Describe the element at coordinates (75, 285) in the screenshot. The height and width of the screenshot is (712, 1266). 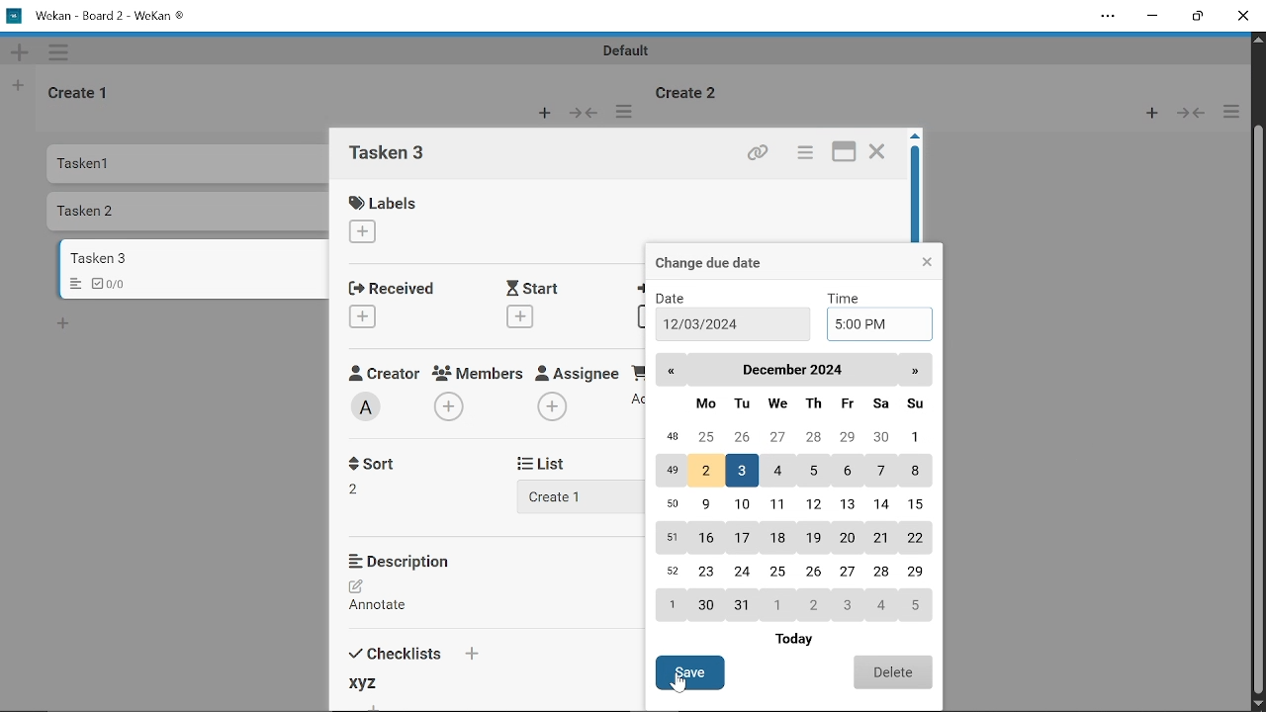
I see `Menu` at that location.